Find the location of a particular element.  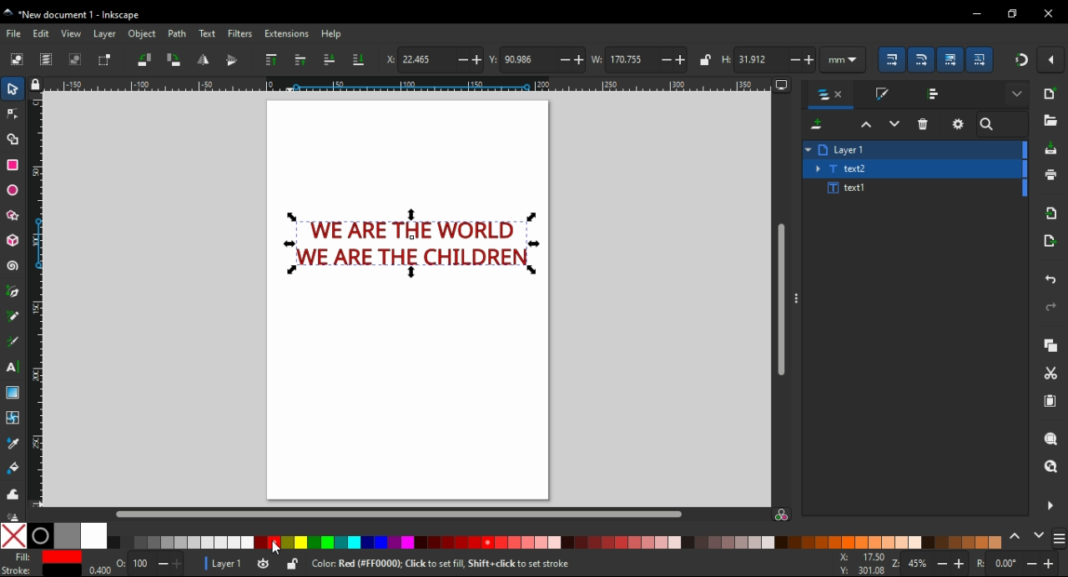

stroke and fill is located at coordinates (882, 93).